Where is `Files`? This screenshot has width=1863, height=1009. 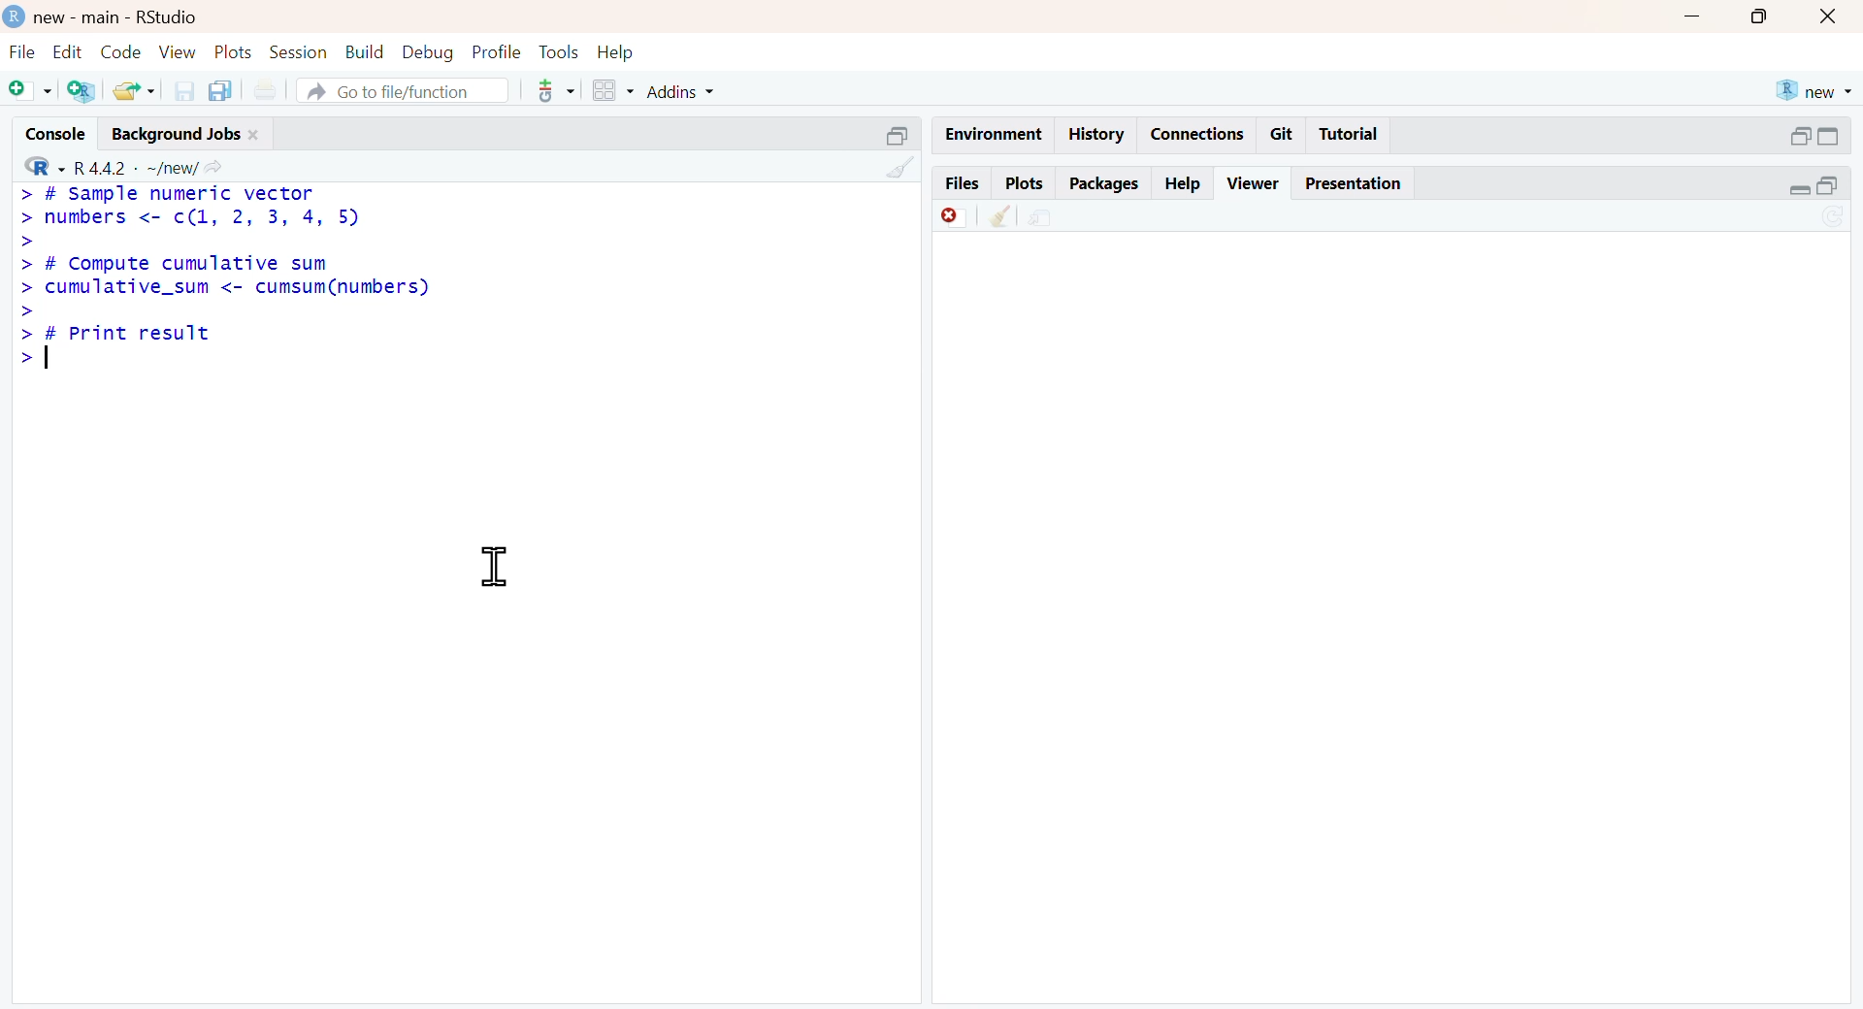
Files is located at coordinates (963, 183).